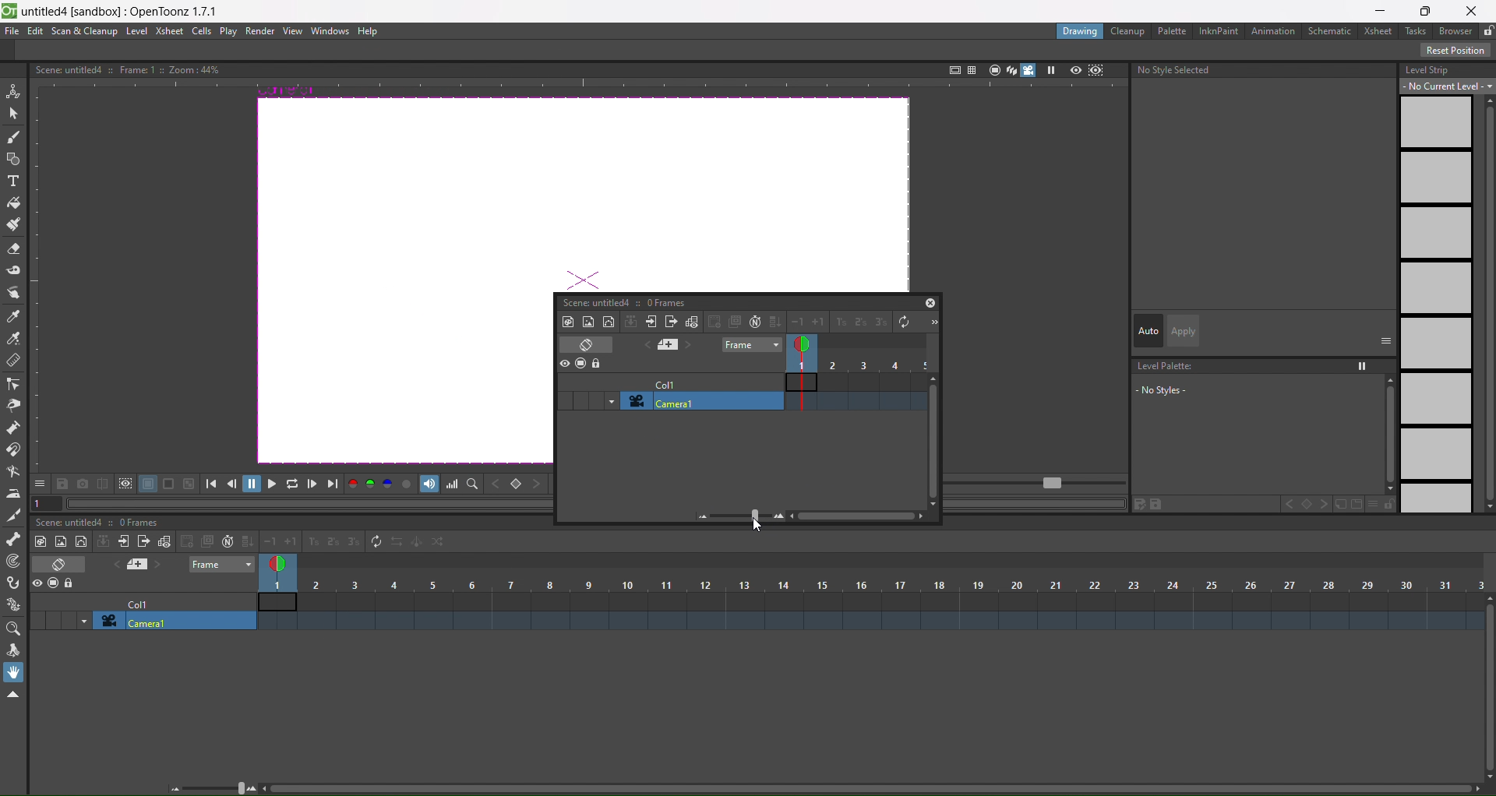 This screenshot has width=1496, height=796. Describe the element at coordinates (14, 538) in the screenshot. I see `skeleton tool` at that location.